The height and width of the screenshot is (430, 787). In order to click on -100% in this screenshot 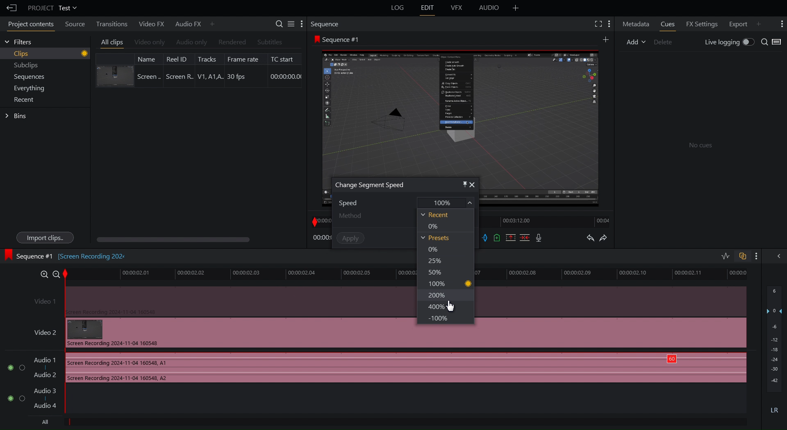, I will do `click(436, 317)`.